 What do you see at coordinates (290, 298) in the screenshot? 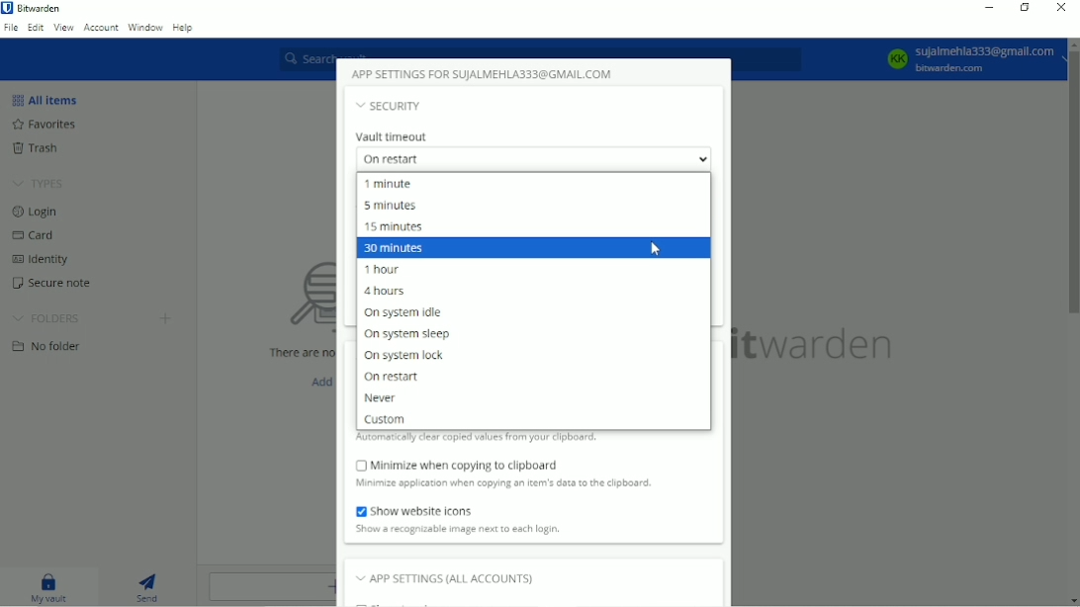
I see `computer icon` at bounding box center [290, 298].